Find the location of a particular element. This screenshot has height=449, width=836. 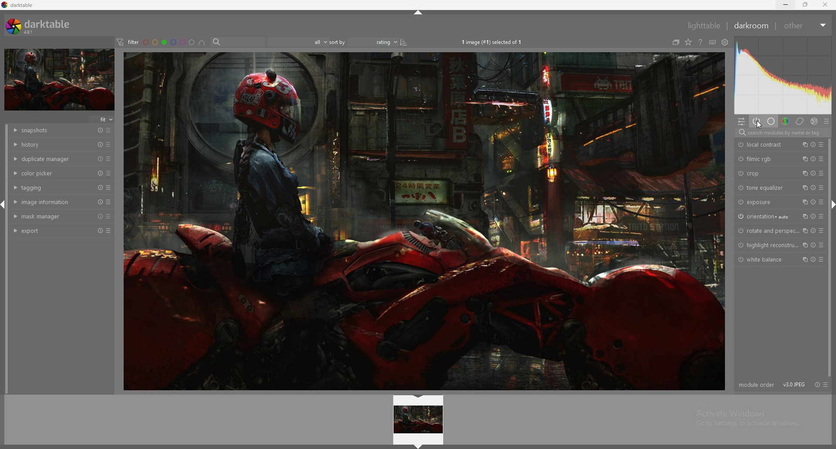

reset is located at coordinates (812, 188).